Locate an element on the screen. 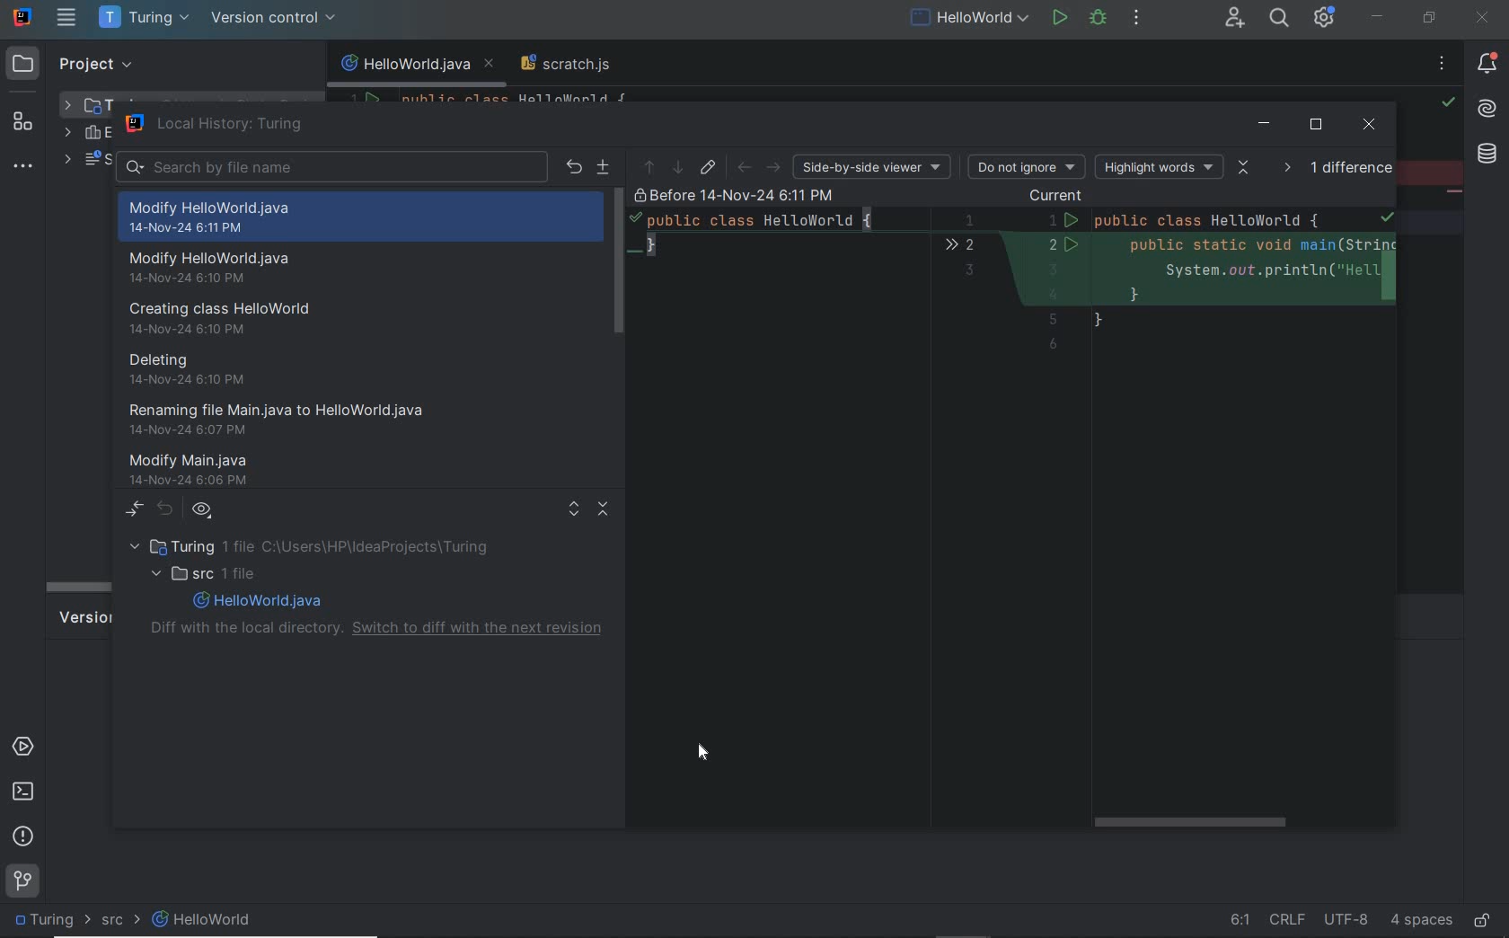 This screenshot has height=938, width=1509. run is located at coordinates (1062, 19).